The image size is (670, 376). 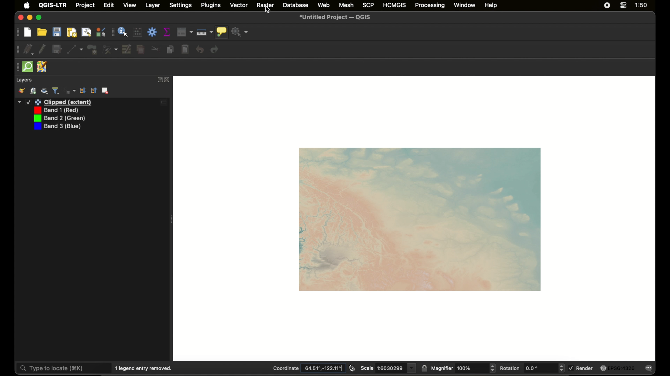 I want to click on measure line, so click(x=204, y=32).